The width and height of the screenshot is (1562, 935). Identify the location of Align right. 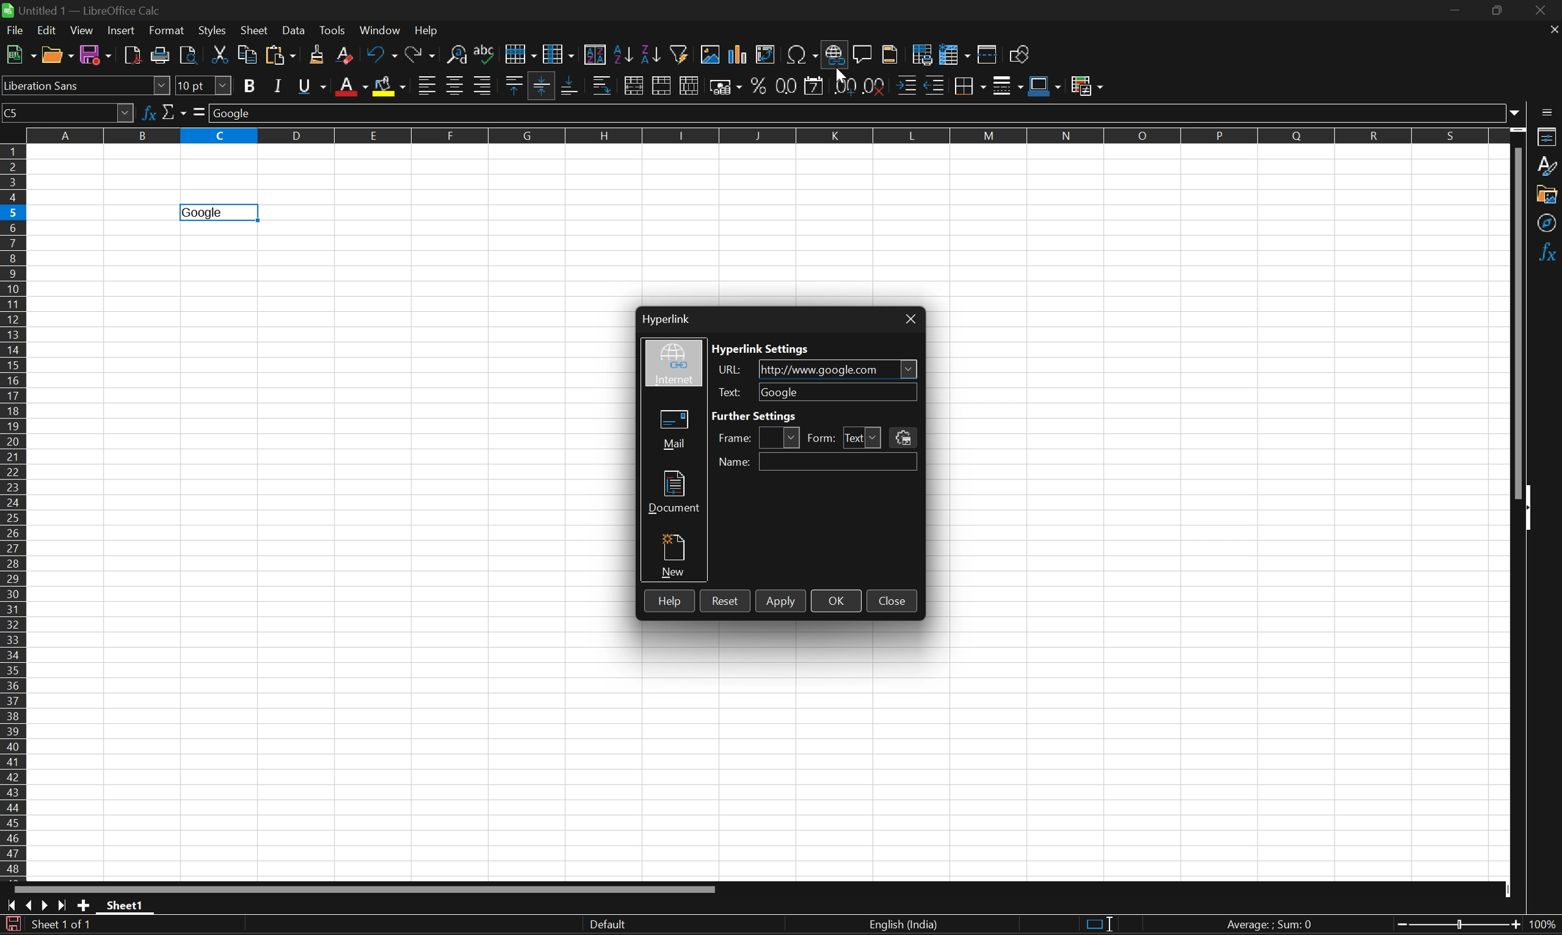
(483, 86).